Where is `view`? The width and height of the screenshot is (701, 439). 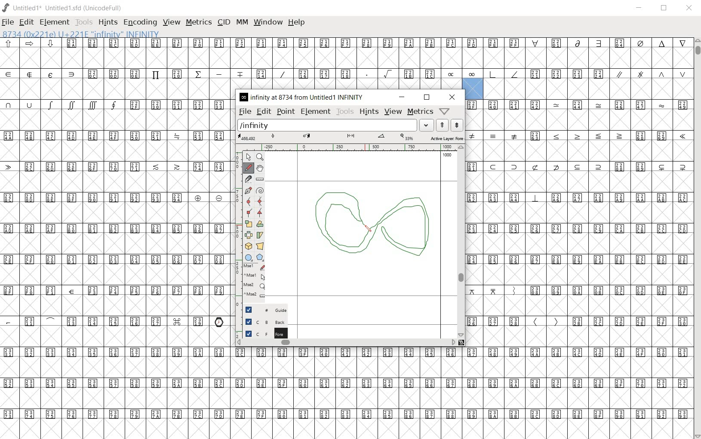 view is located at coordinates (393, 112).